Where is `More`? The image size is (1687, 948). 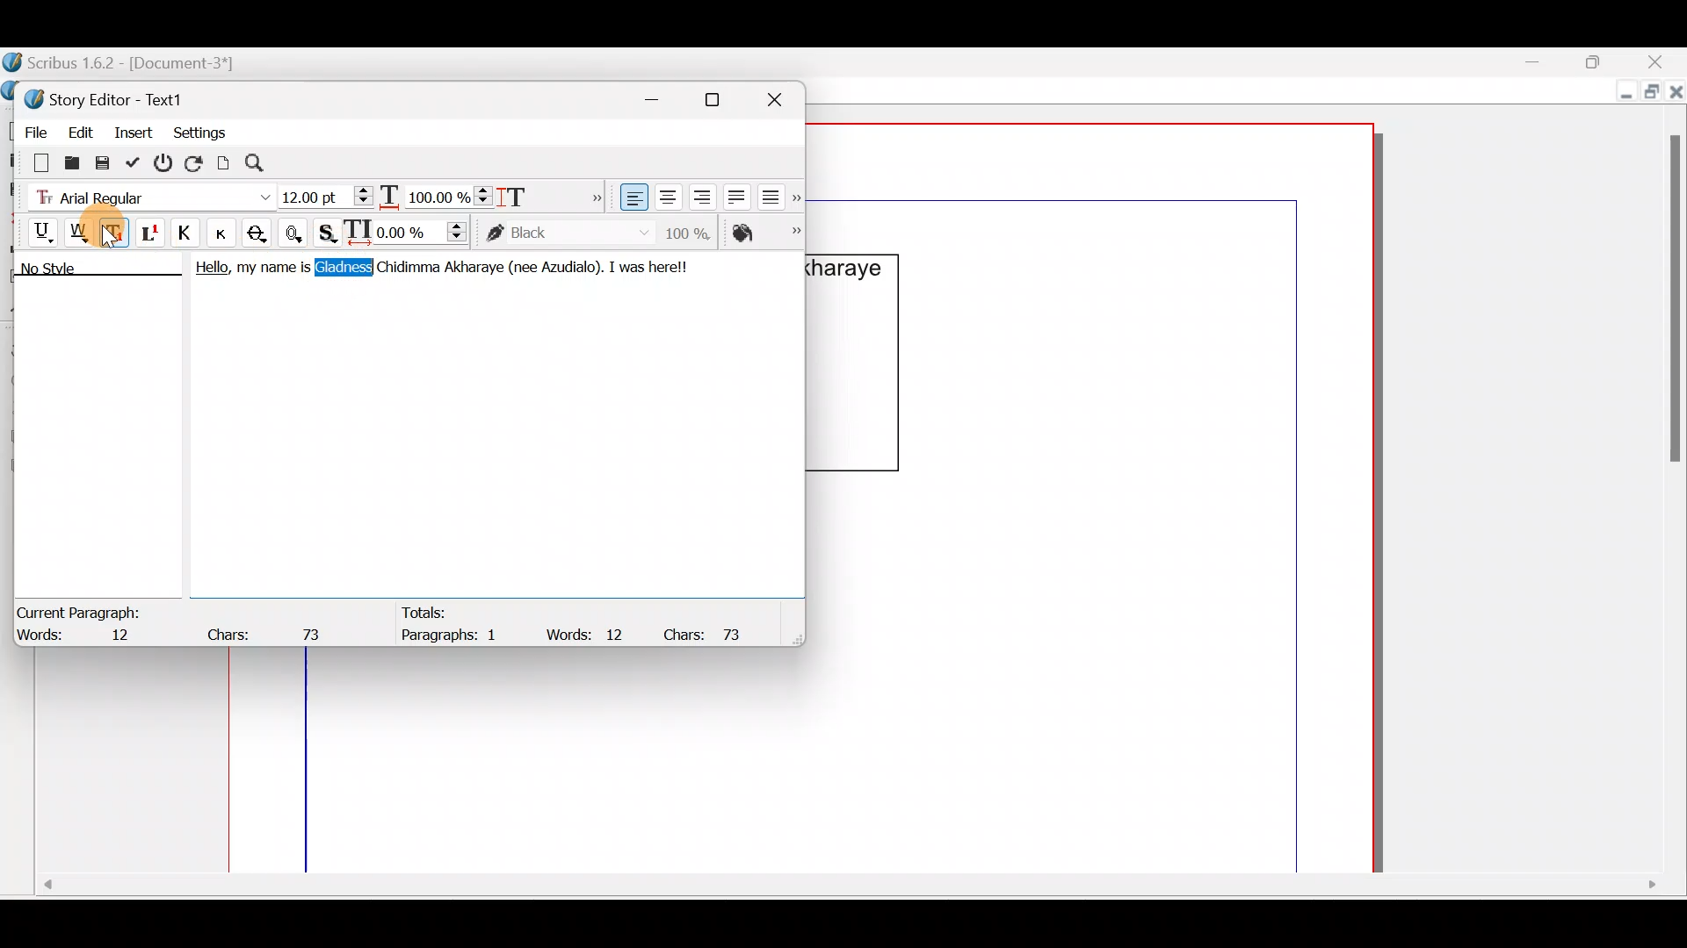
More is located at coordinates (592, 195).